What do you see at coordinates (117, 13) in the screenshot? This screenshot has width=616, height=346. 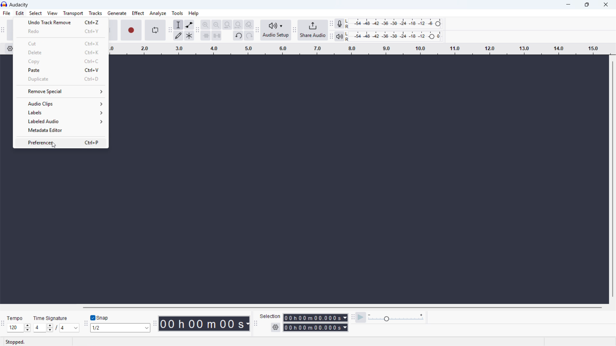 I see `generate` at bounding box center [117, 13].